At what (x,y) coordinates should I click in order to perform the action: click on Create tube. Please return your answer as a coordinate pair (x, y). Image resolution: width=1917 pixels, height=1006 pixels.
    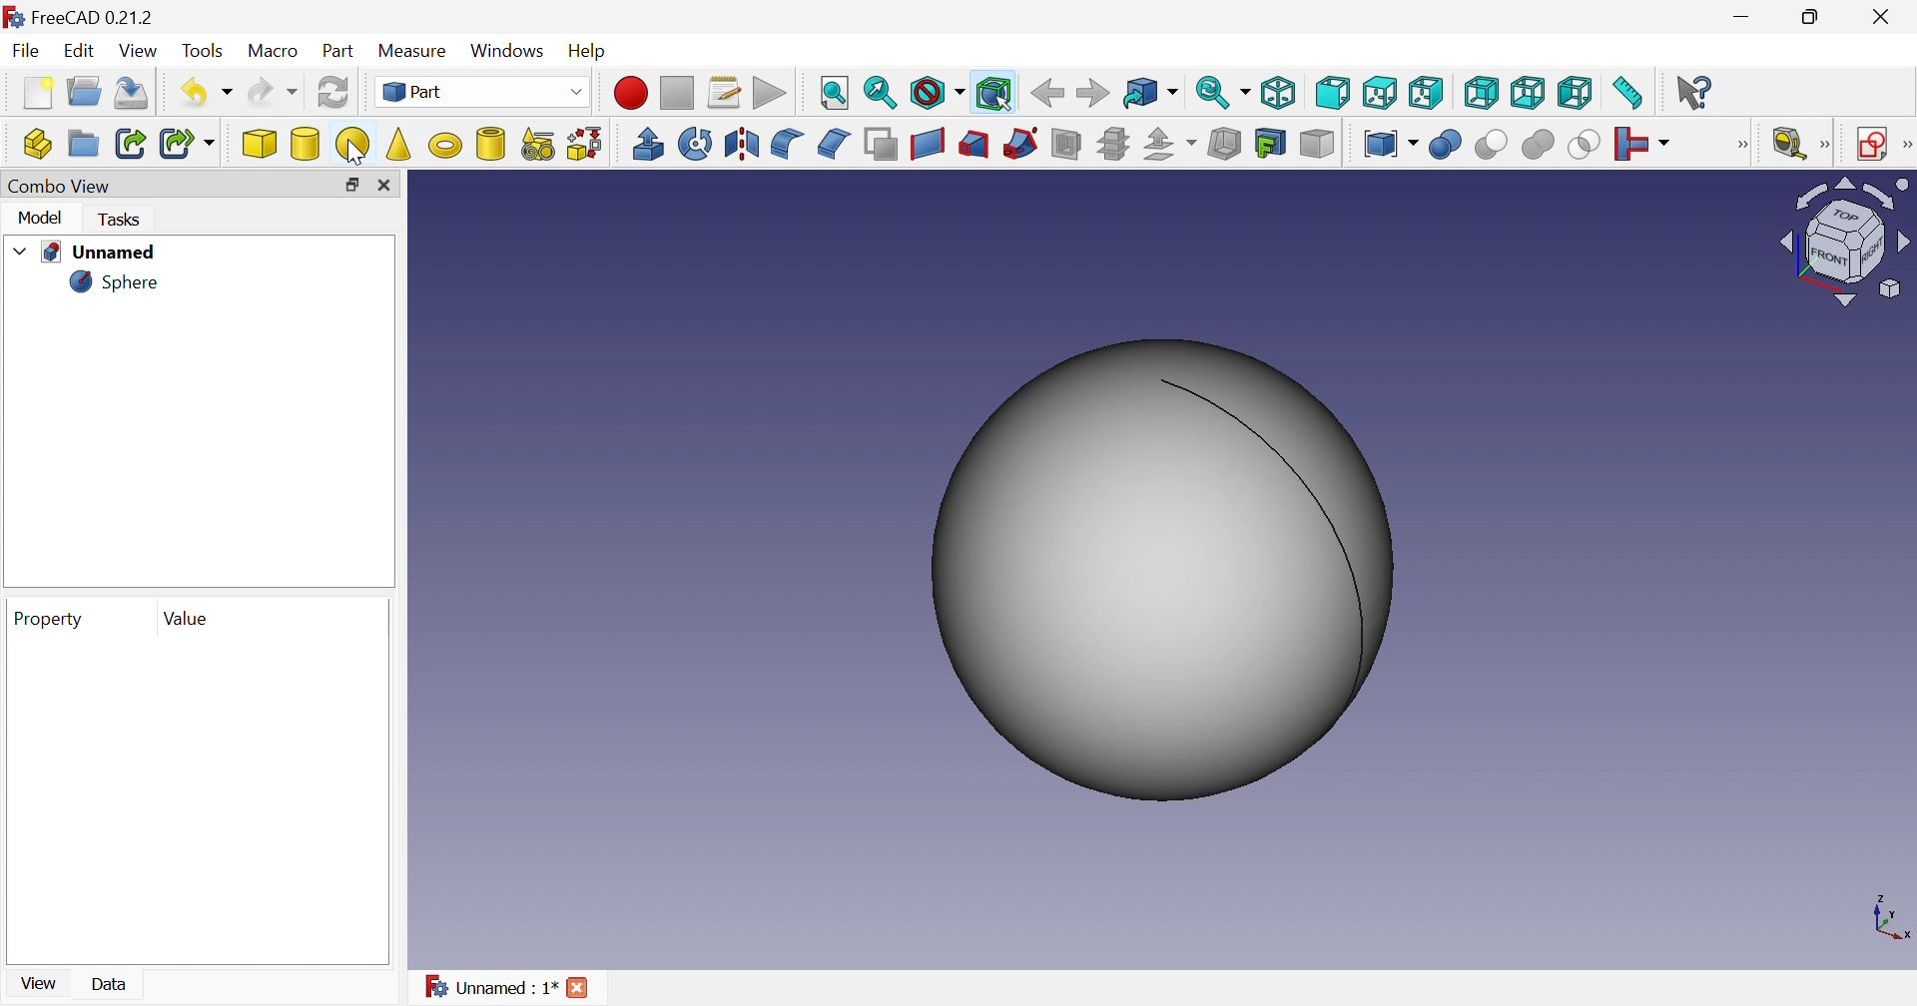
    Looking at the image, I should click on (491, 144).